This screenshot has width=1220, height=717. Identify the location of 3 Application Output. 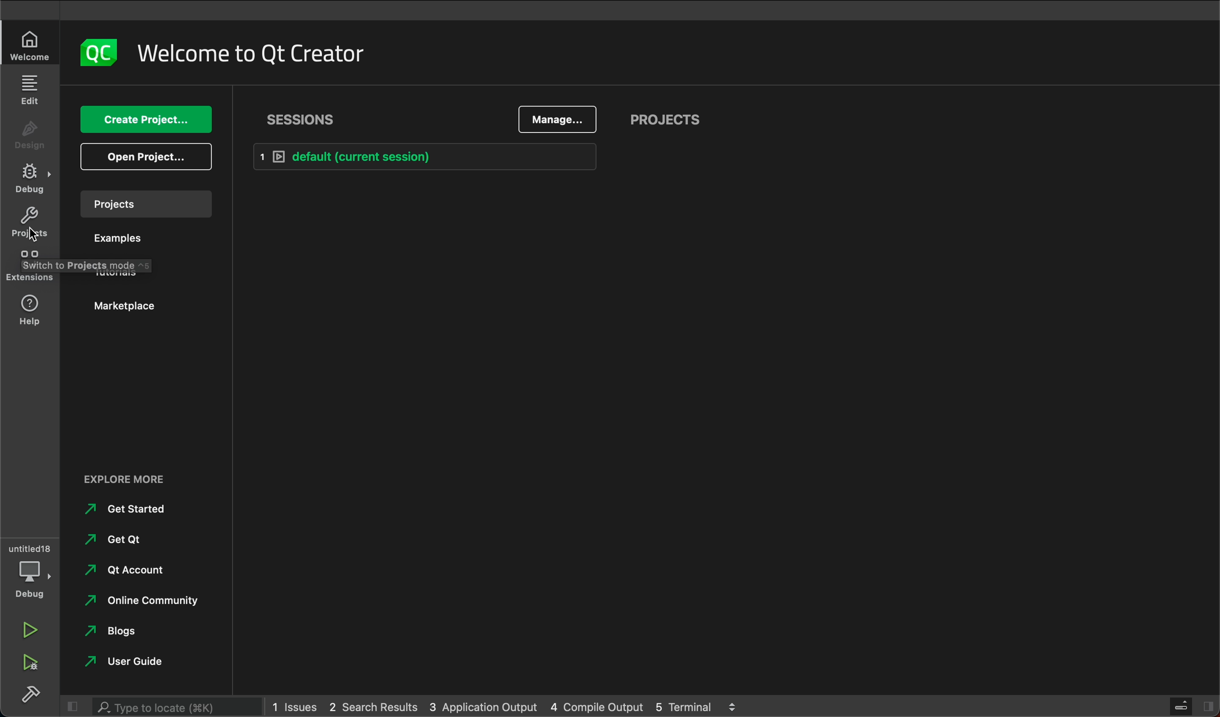
(484, 707).